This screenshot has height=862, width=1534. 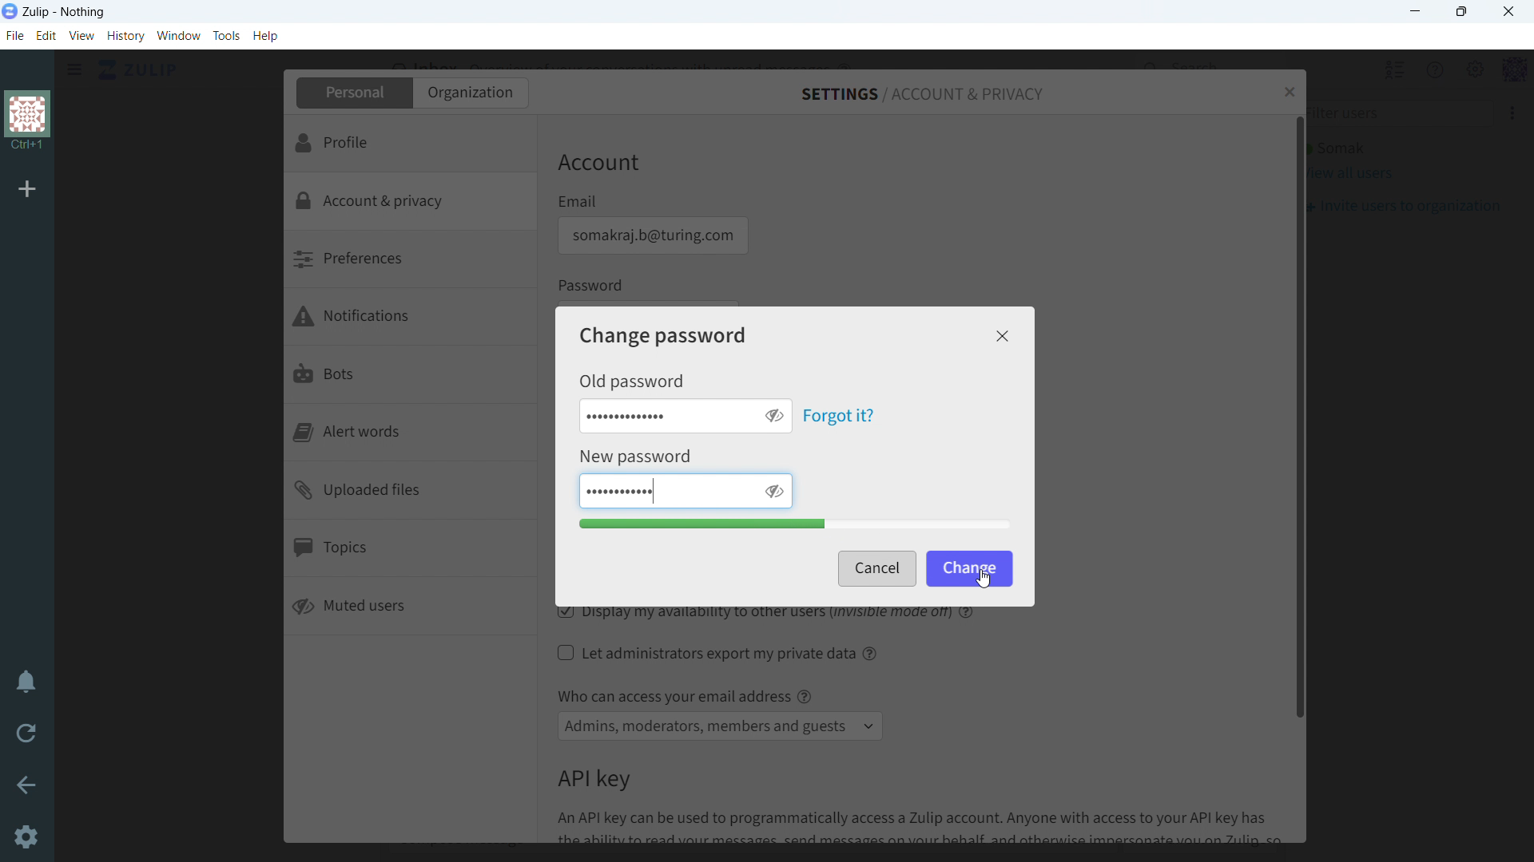 I want to click on help menu, so click(x=1431, y=69).